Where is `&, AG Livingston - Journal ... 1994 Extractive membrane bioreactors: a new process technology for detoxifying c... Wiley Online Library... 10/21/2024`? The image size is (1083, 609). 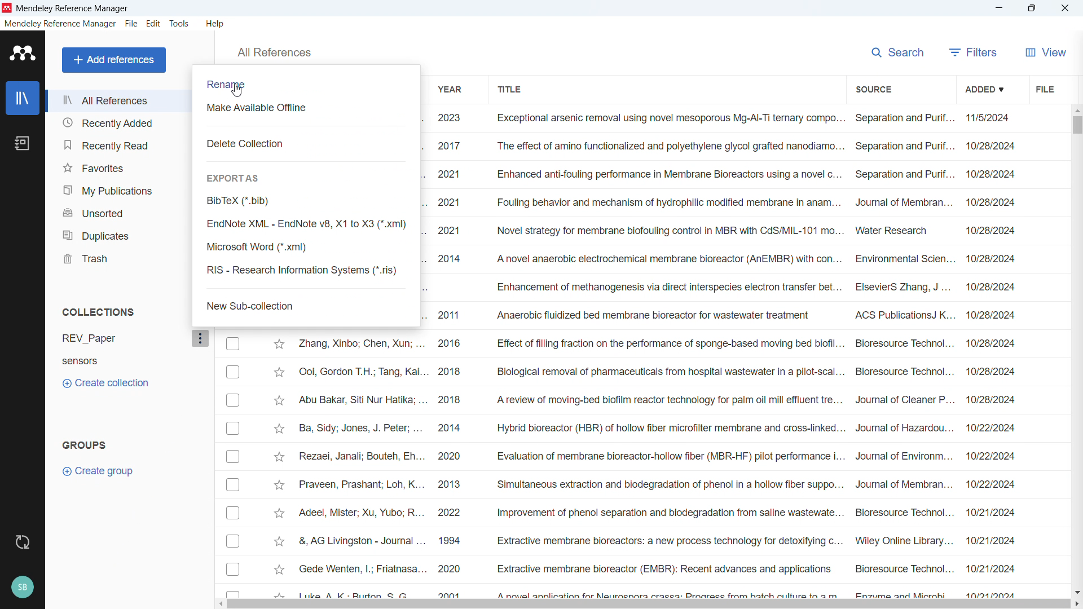 &, AG Livingston - Journal ... 1994 Extractive membrane bioreactors: a new process technology for detoxifying c... Wiley Online Library... 10/21/2024 is located at coordinates (657, 540).